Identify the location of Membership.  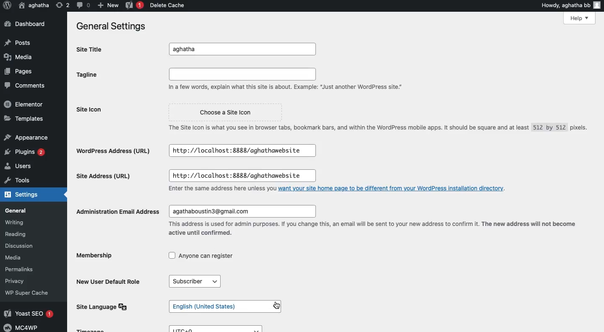
(96, 257).